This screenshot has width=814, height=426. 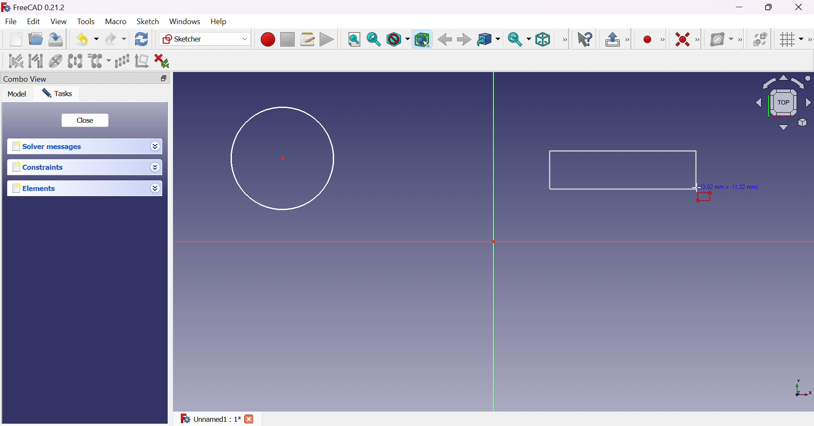 What do you see at coordinates (87, 22) in the screenshot?
I see `Tools` at bounding box center [87, 22].